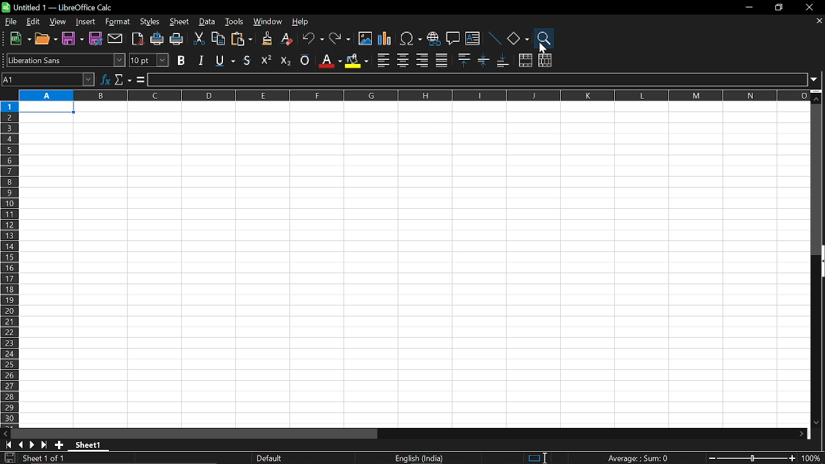  Describe the element at coordinates (157, 40) in the screenshot. I see `print directly` at that location.